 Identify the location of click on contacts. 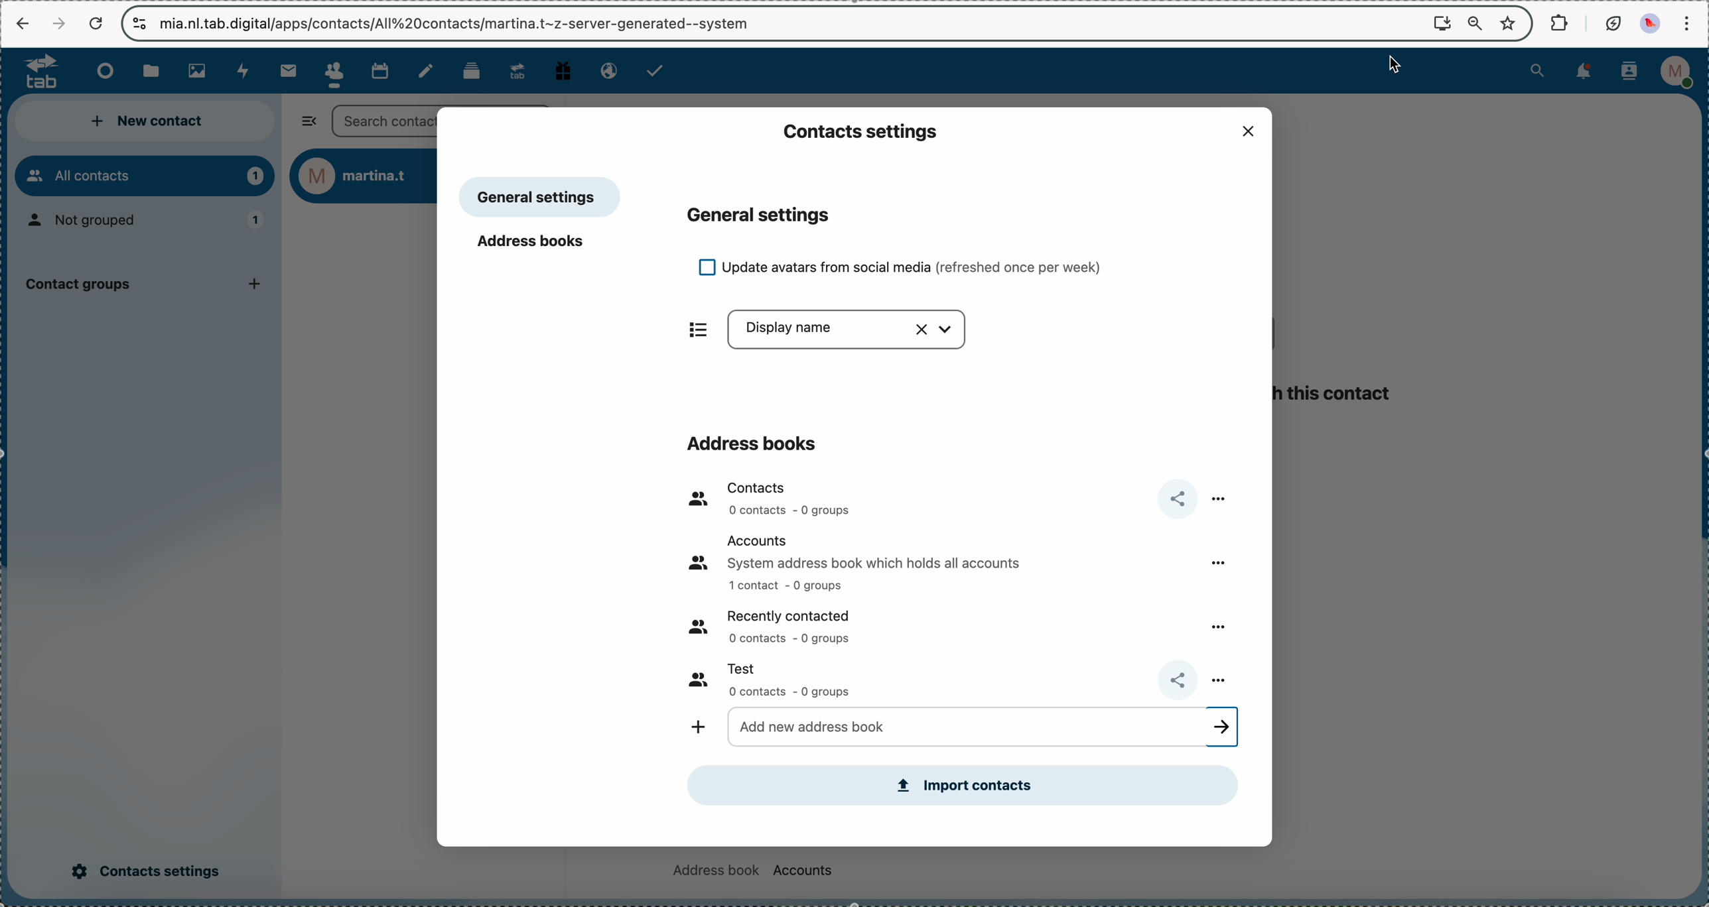
(332, 72).